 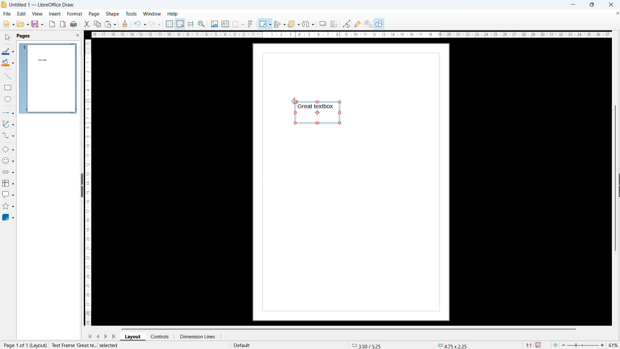 I want to click on clone formatting, so click(x=125, y=24).